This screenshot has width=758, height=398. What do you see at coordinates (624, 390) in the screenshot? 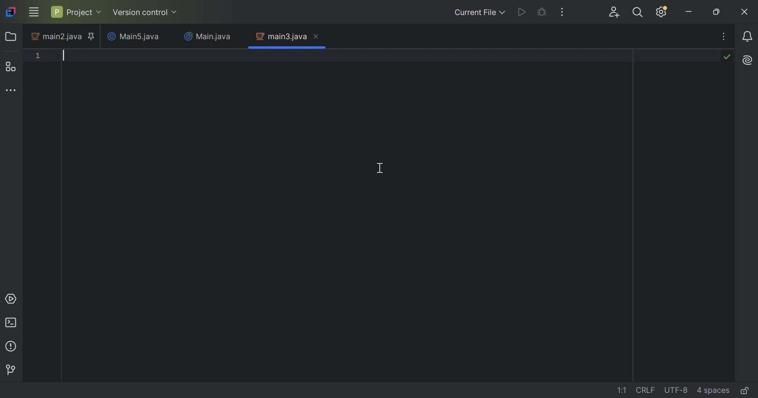
I see `go to line` at bounding box center [624, 390].